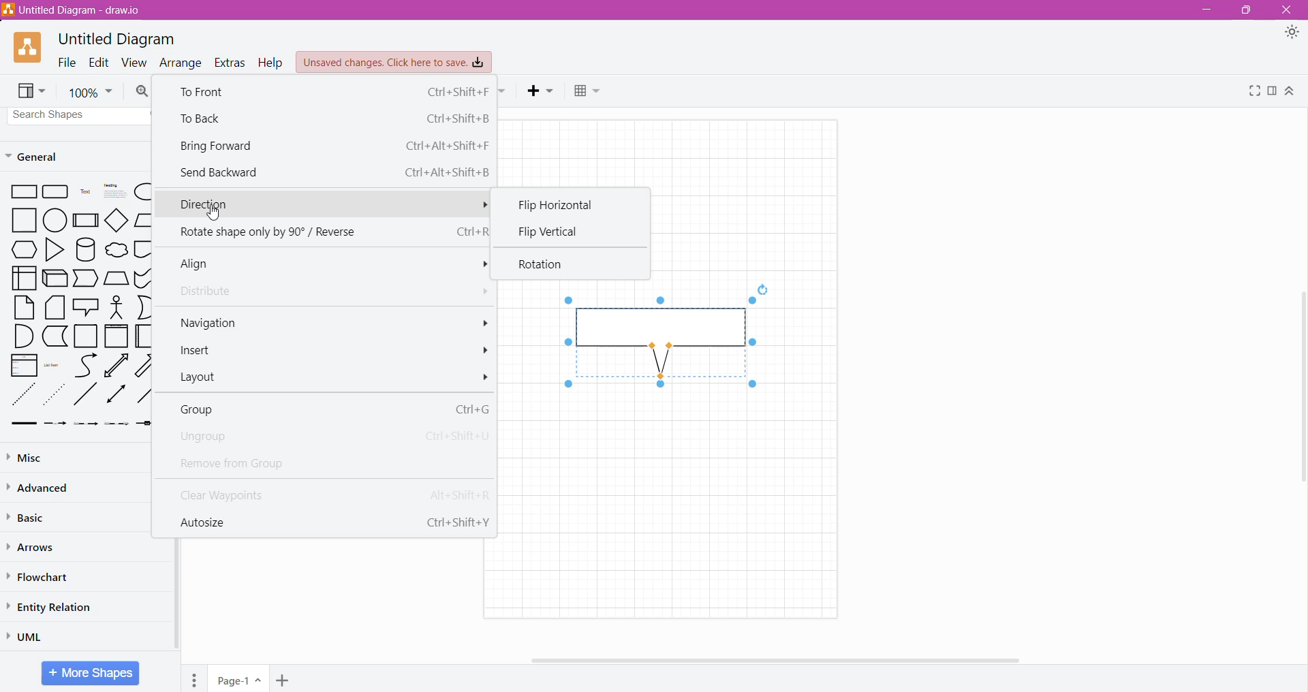 The height and width of the screenshot is (692, 1308). I want to click on UM, so click(29, 636).